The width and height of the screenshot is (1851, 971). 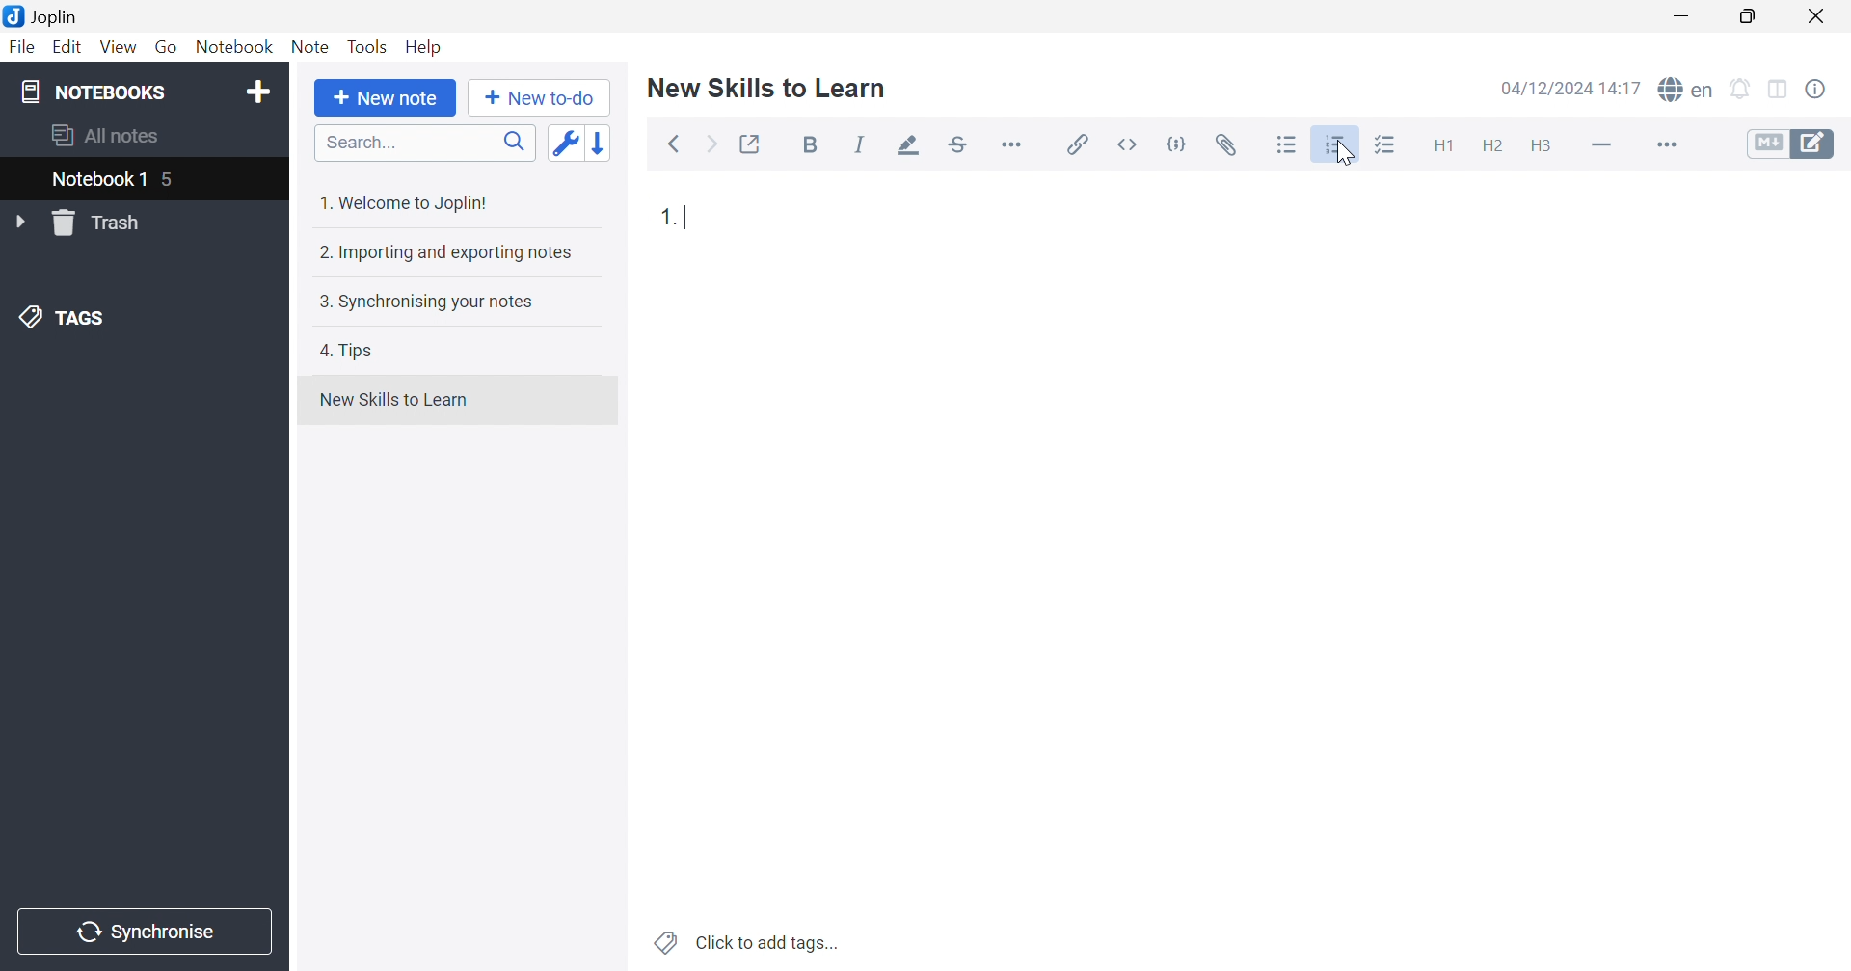 What do you see at coordinates (1817, 17) in the screenshot?
I see `Close` at bounding box center [1817, 17].